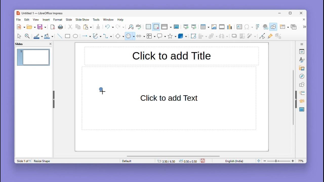  Describe the element at coordinates (97, 19) in the screenshot. I see `Tools` at that location.